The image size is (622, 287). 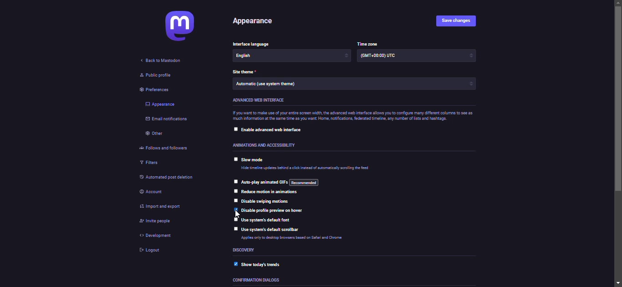 I want to click on automated post deletion, so click(x=171, y=177).